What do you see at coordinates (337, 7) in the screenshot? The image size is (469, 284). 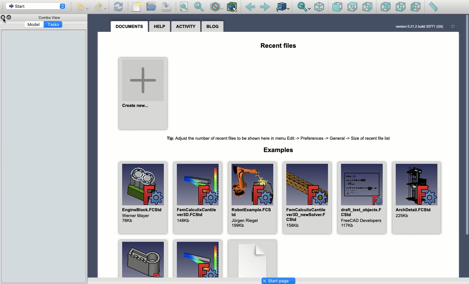 I see `Front` at bounding box center [337, 7].